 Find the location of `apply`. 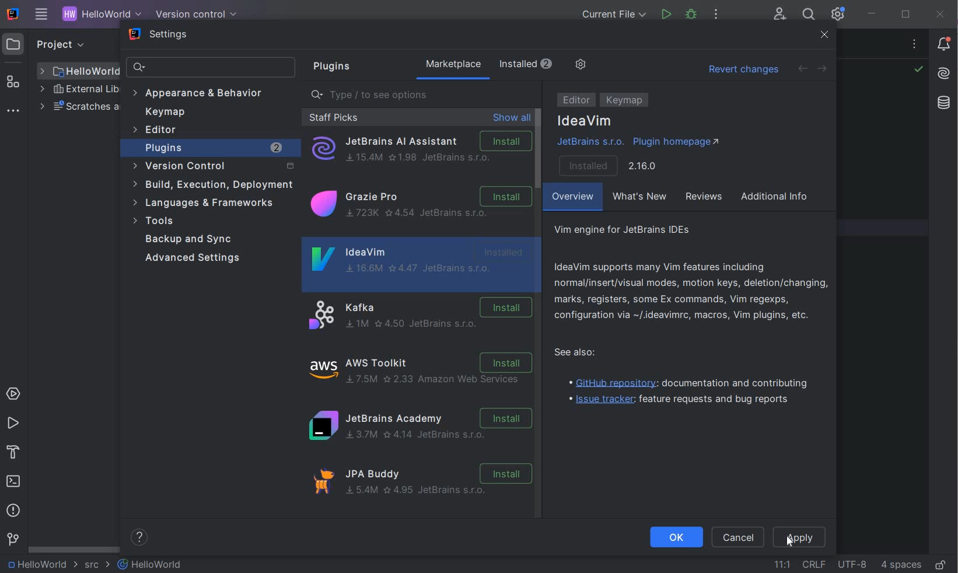

apply is located at coordinates (813, 537).